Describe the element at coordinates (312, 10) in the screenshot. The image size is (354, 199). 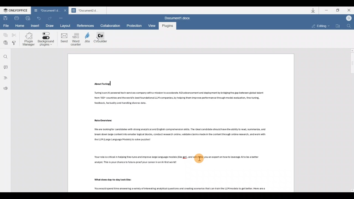
I see `Downloads` at that location.